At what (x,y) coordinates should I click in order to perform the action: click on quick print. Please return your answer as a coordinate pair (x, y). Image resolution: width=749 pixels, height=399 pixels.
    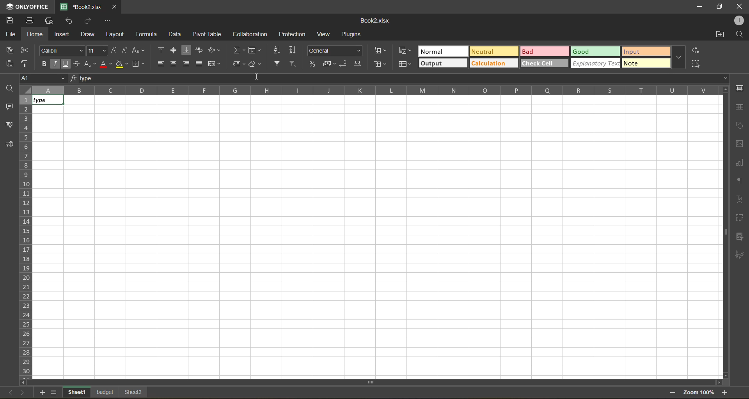
    Looking at the image, I should click on (50, 21).